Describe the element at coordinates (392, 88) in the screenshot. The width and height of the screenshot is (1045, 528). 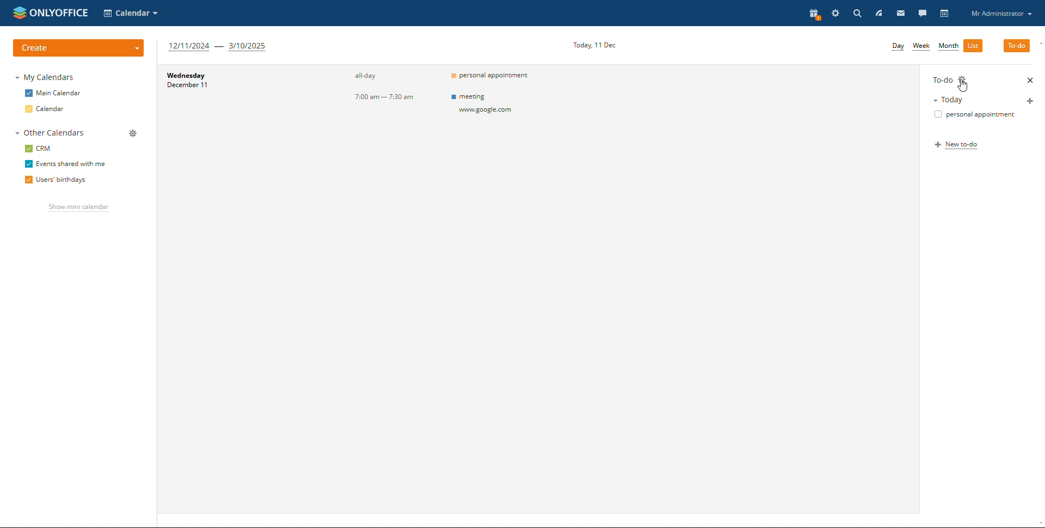
I see `event timings` at that location.